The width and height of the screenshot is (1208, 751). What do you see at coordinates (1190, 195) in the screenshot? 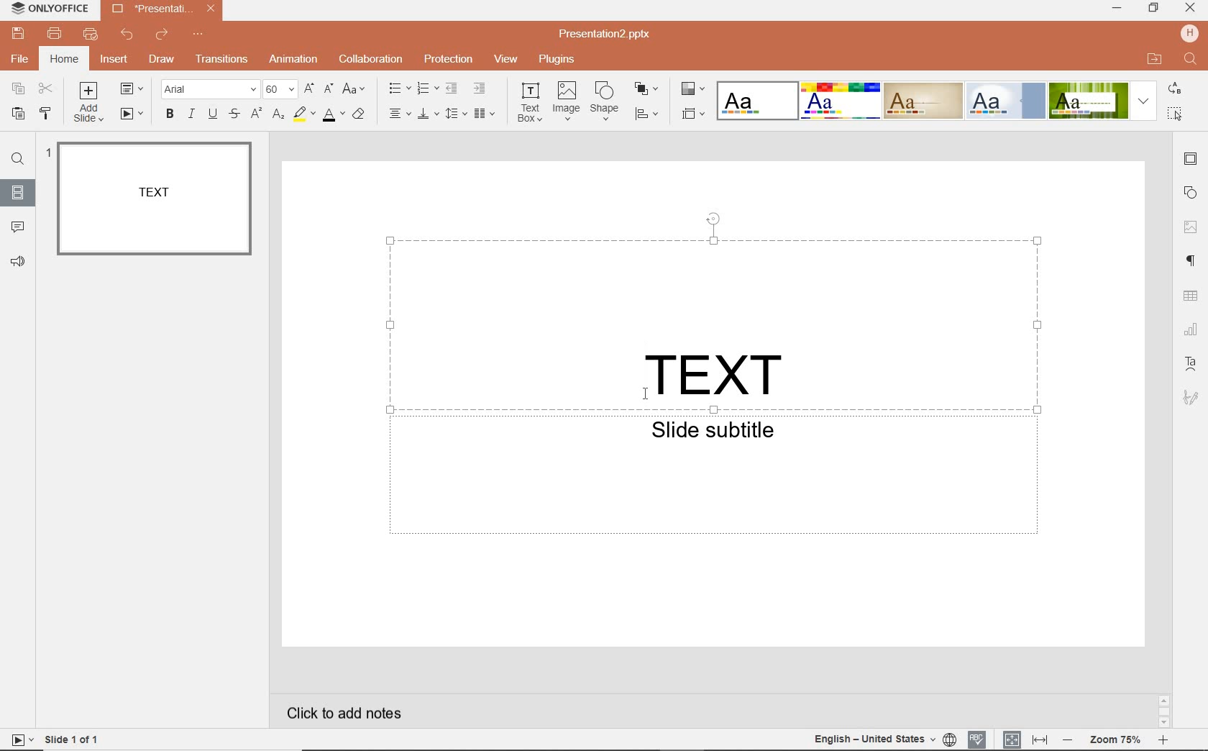
I see `SHAPE SETTINGS` at bounding box center [1190, 195].